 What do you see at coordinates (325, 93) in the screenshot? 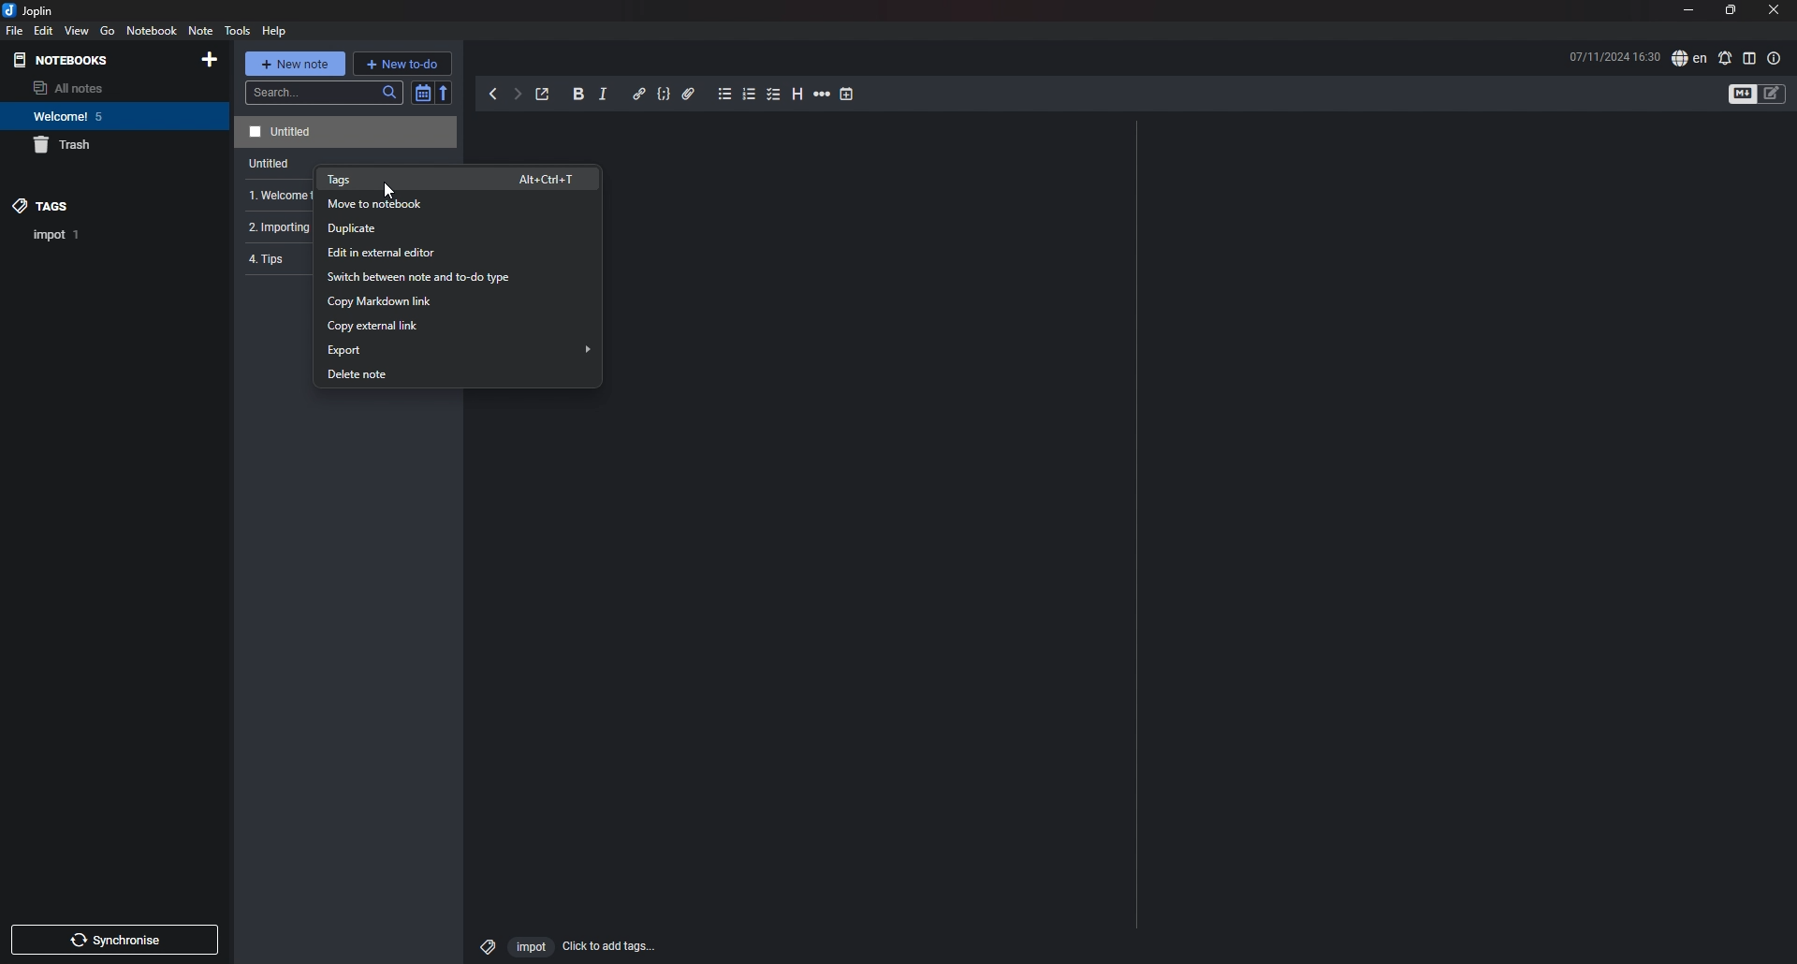
I see `search` at bounding box center [325, 93].